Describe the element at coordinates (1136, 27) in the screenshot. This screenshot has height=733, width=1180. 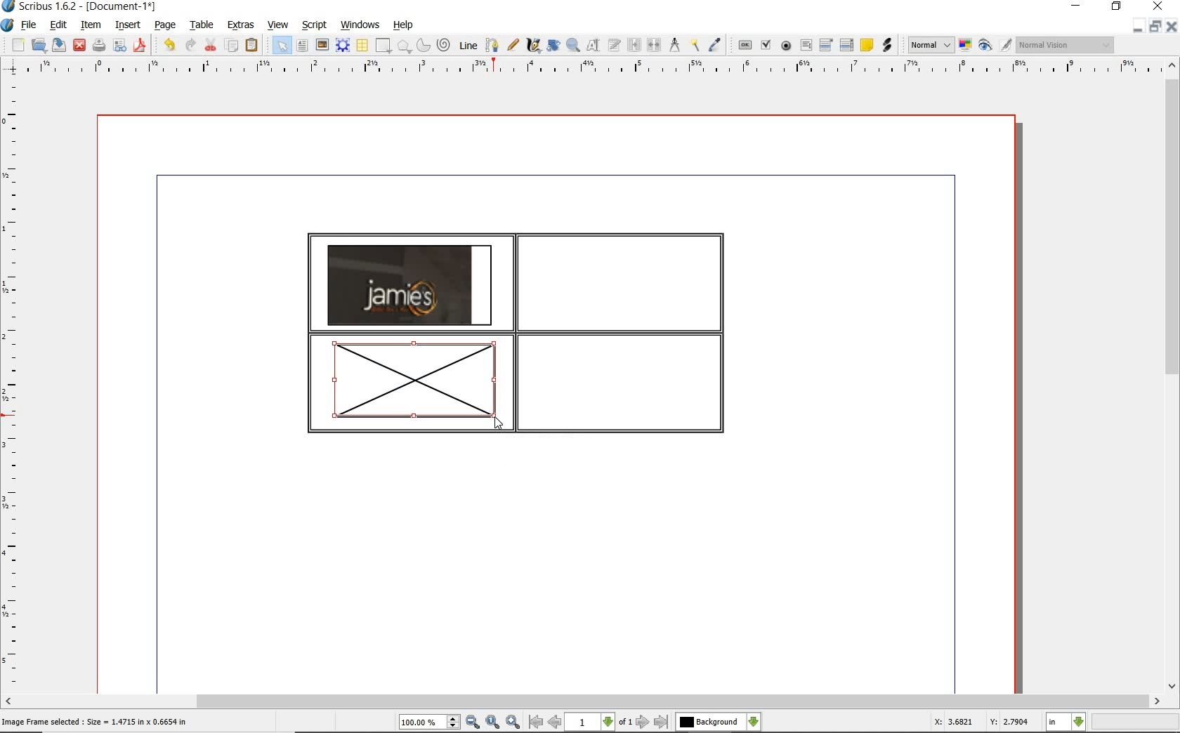
I see `minimize` at that location.